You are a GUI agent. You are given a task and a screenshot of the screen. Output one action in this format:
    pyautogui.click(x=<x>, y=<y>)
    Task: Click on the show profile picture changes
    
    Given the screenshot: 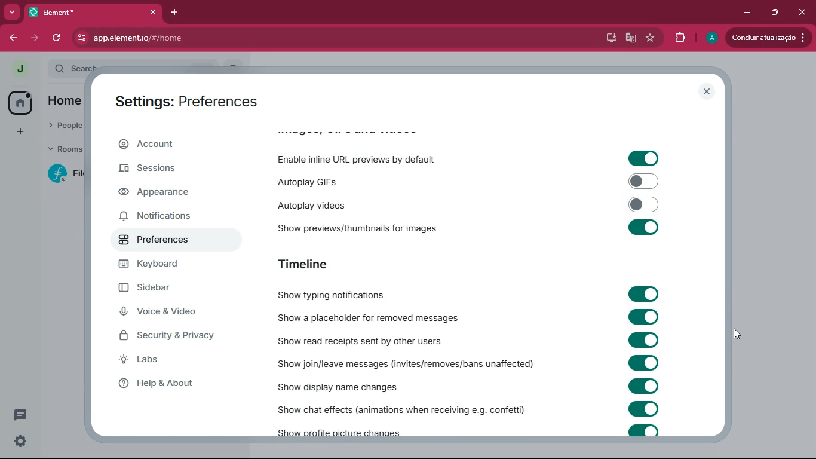 What is the action you would take?
    pyautogui.click(x=340, y=430)
    